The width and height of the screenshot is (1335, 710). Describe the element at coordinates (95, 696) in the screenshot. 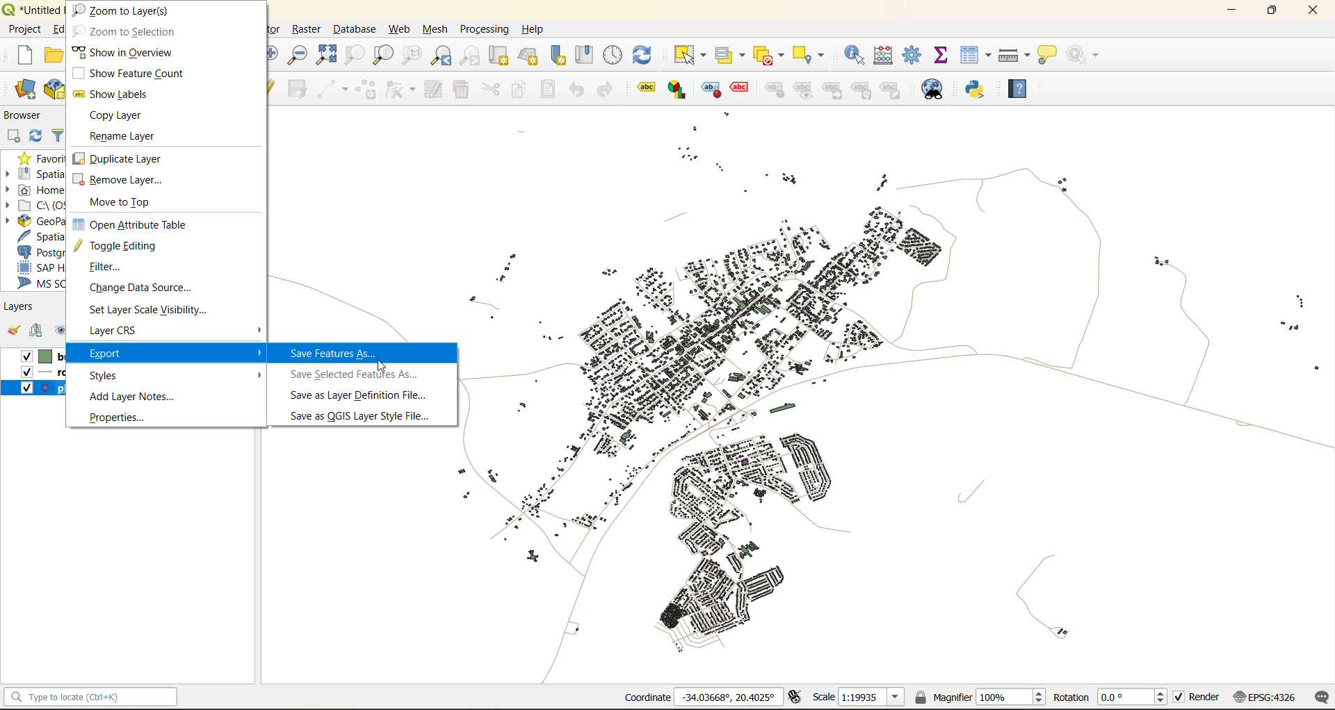

I see `statusbar` at that location.